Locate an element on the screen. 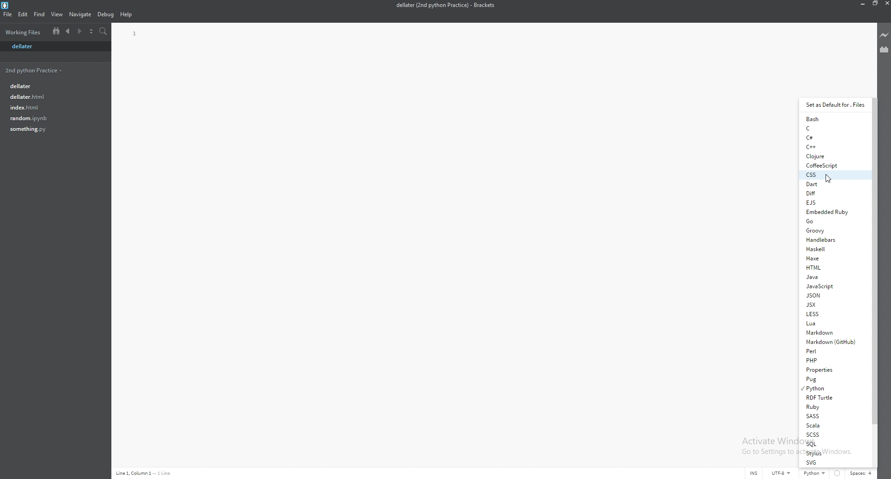 The width and height of the screenshot is (891, 479). SPACES:4 is located at coordinates (862, 474).